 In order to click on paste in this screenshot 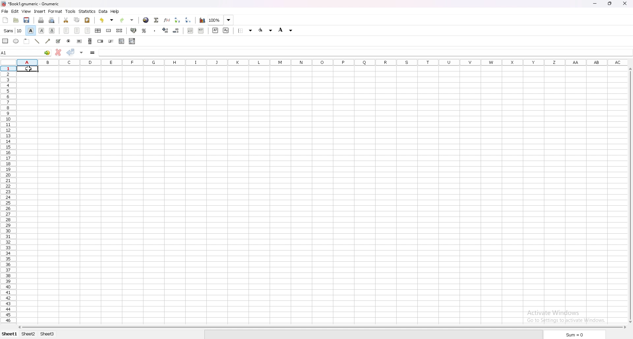, I will do `click(87, 20)`.